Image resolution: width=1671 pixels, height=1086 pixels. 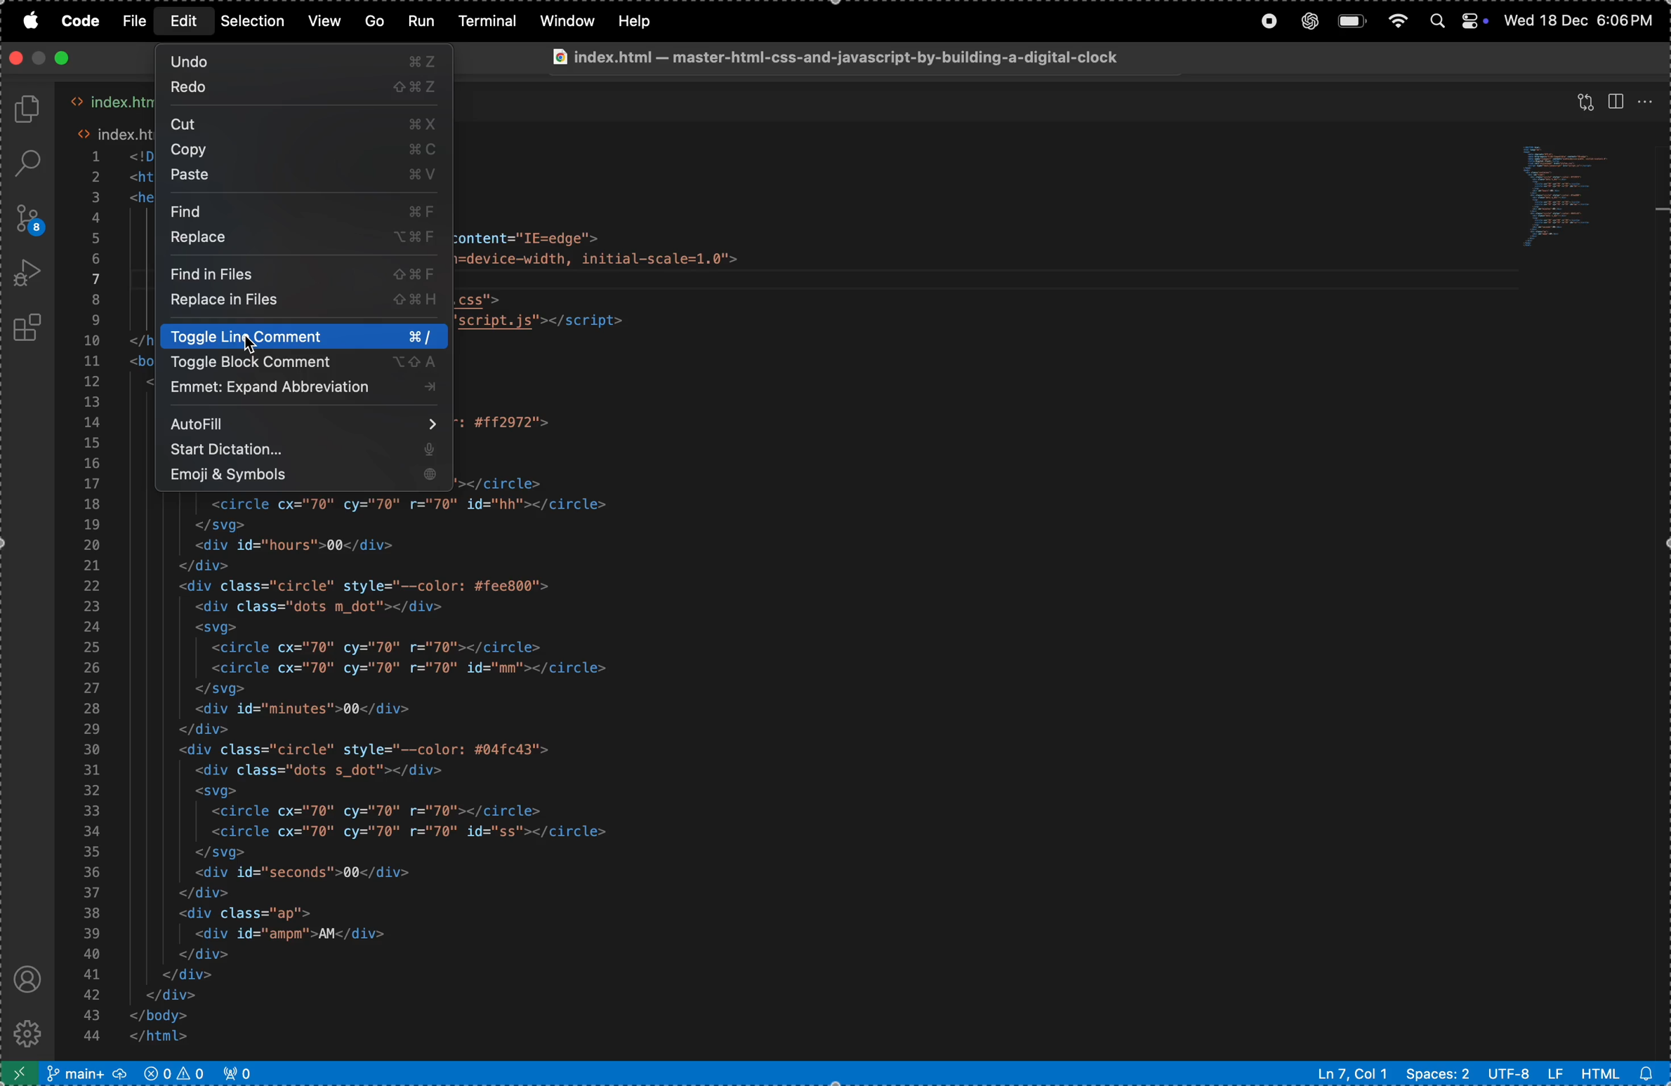 What do you see at coordinates (1621, 1072) in the screenshot?
I see `html file` at bounding box center [1621, 1072].